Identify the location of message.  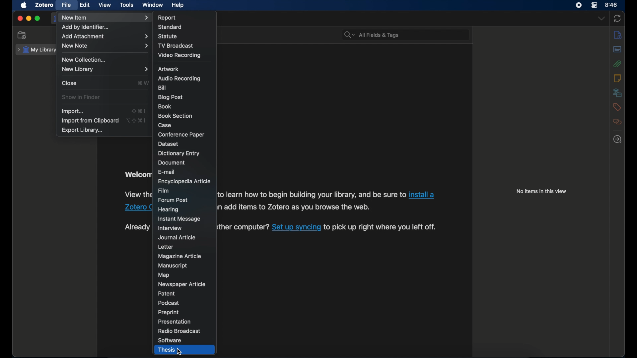
(180, 219).